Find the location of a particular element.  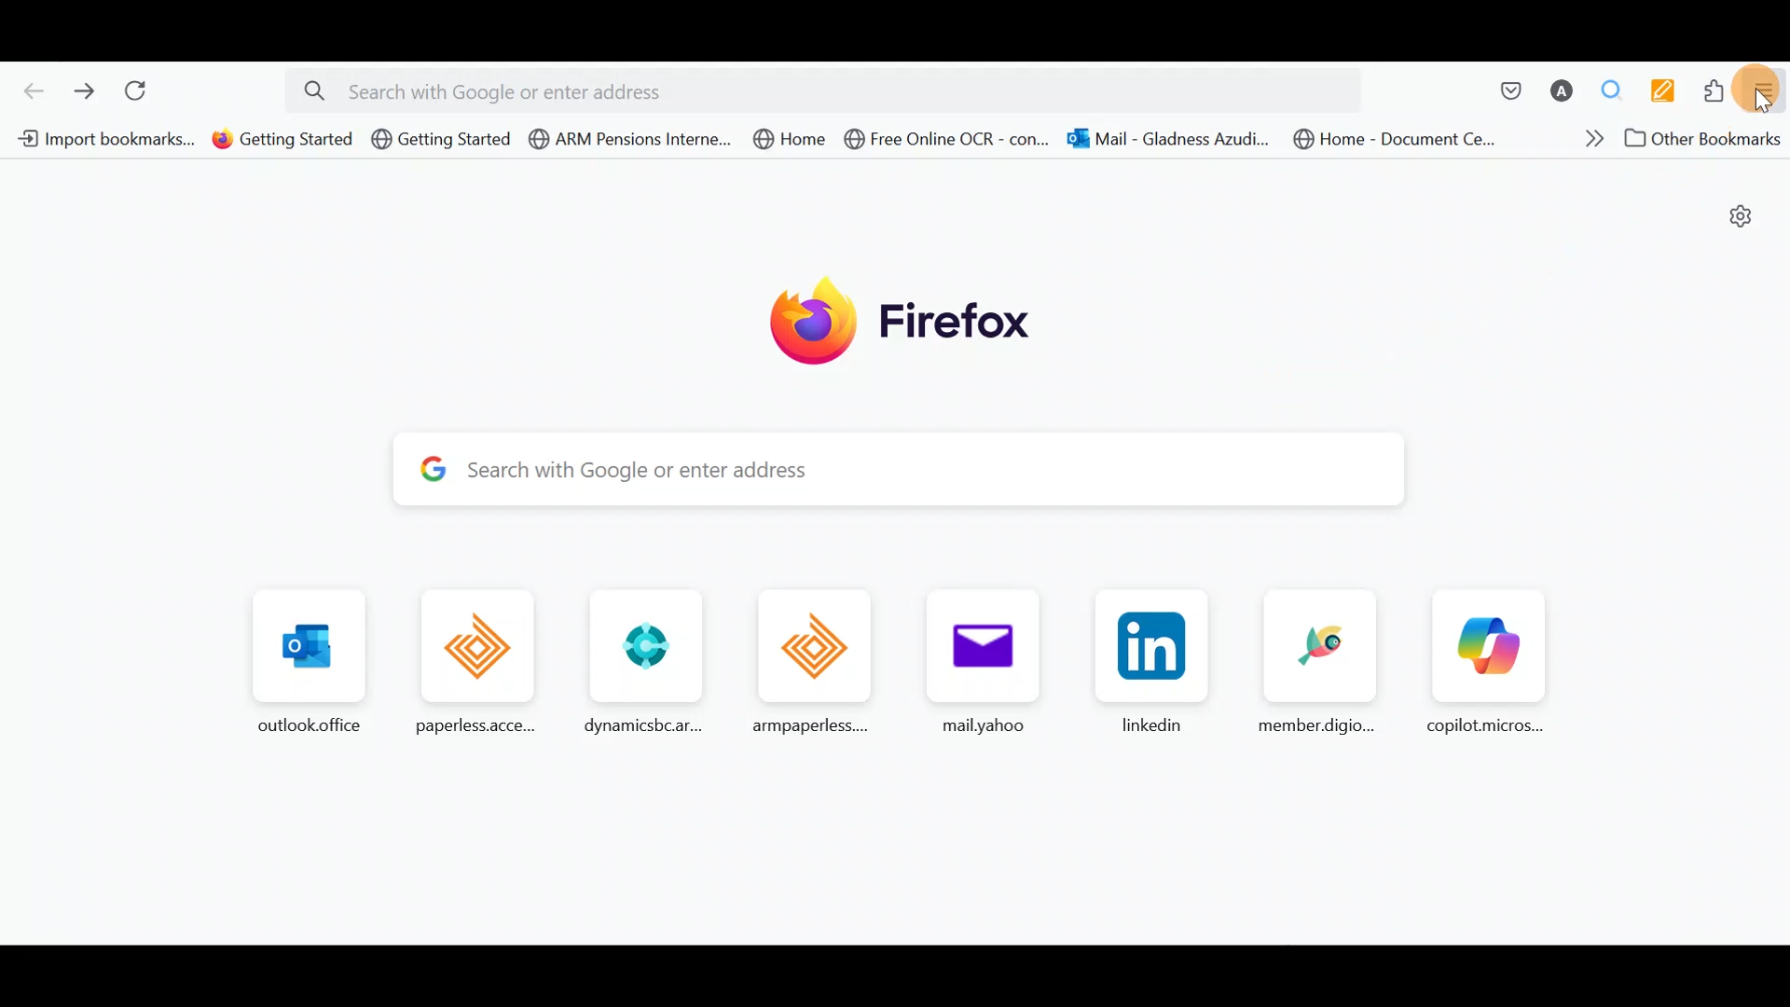

@ Getting Started is located at coordinates (442, 144).